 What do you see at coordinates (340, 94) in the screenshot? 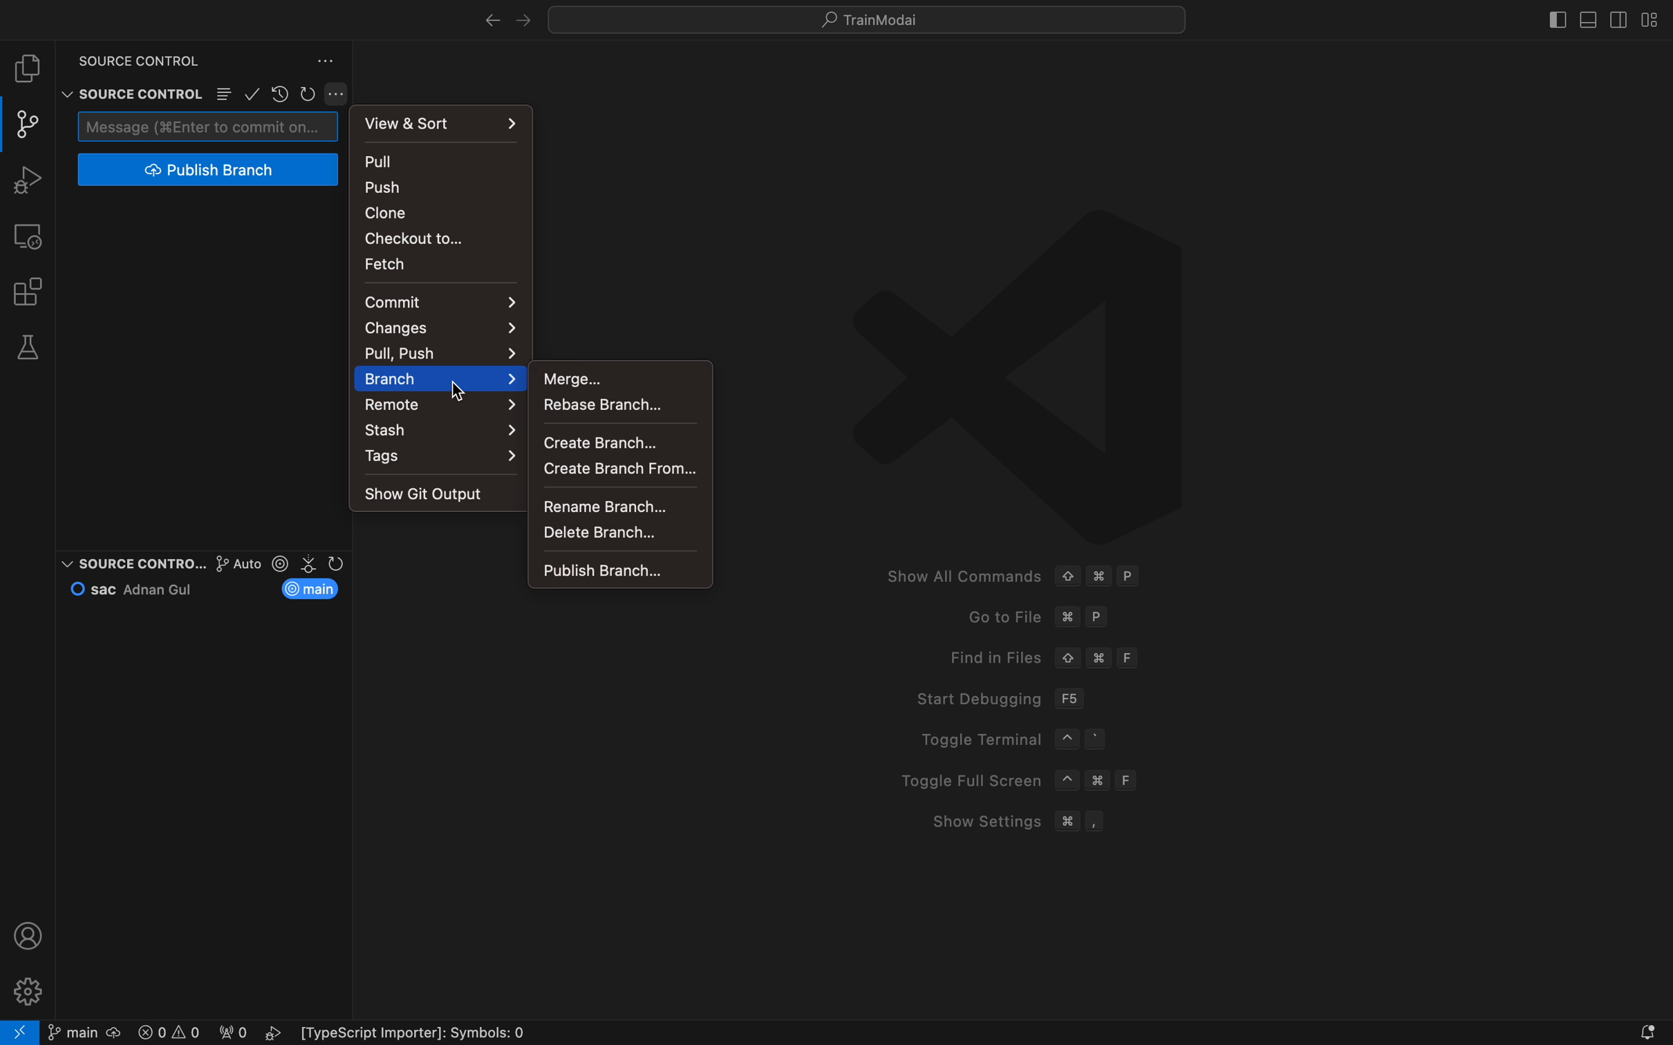
I see `` at bounding box center [340, 94].